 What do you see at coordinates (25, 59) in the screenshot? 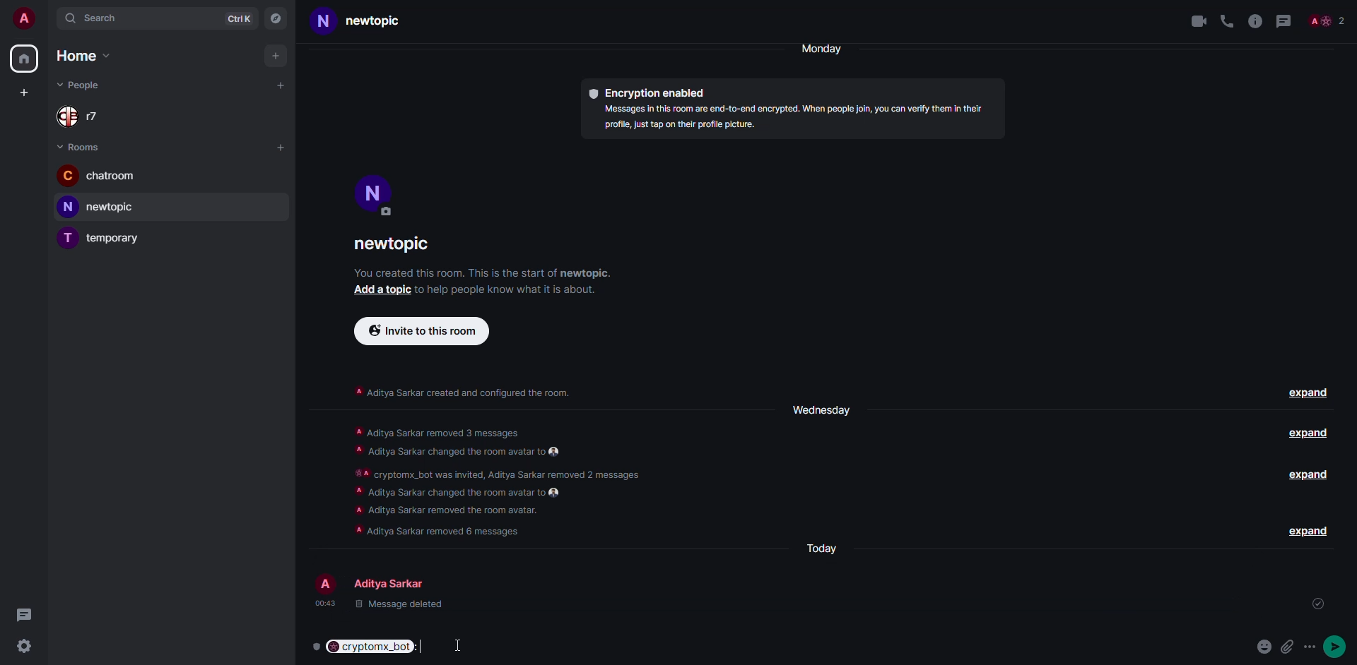
I see `home` at bounding box center [25, 59].